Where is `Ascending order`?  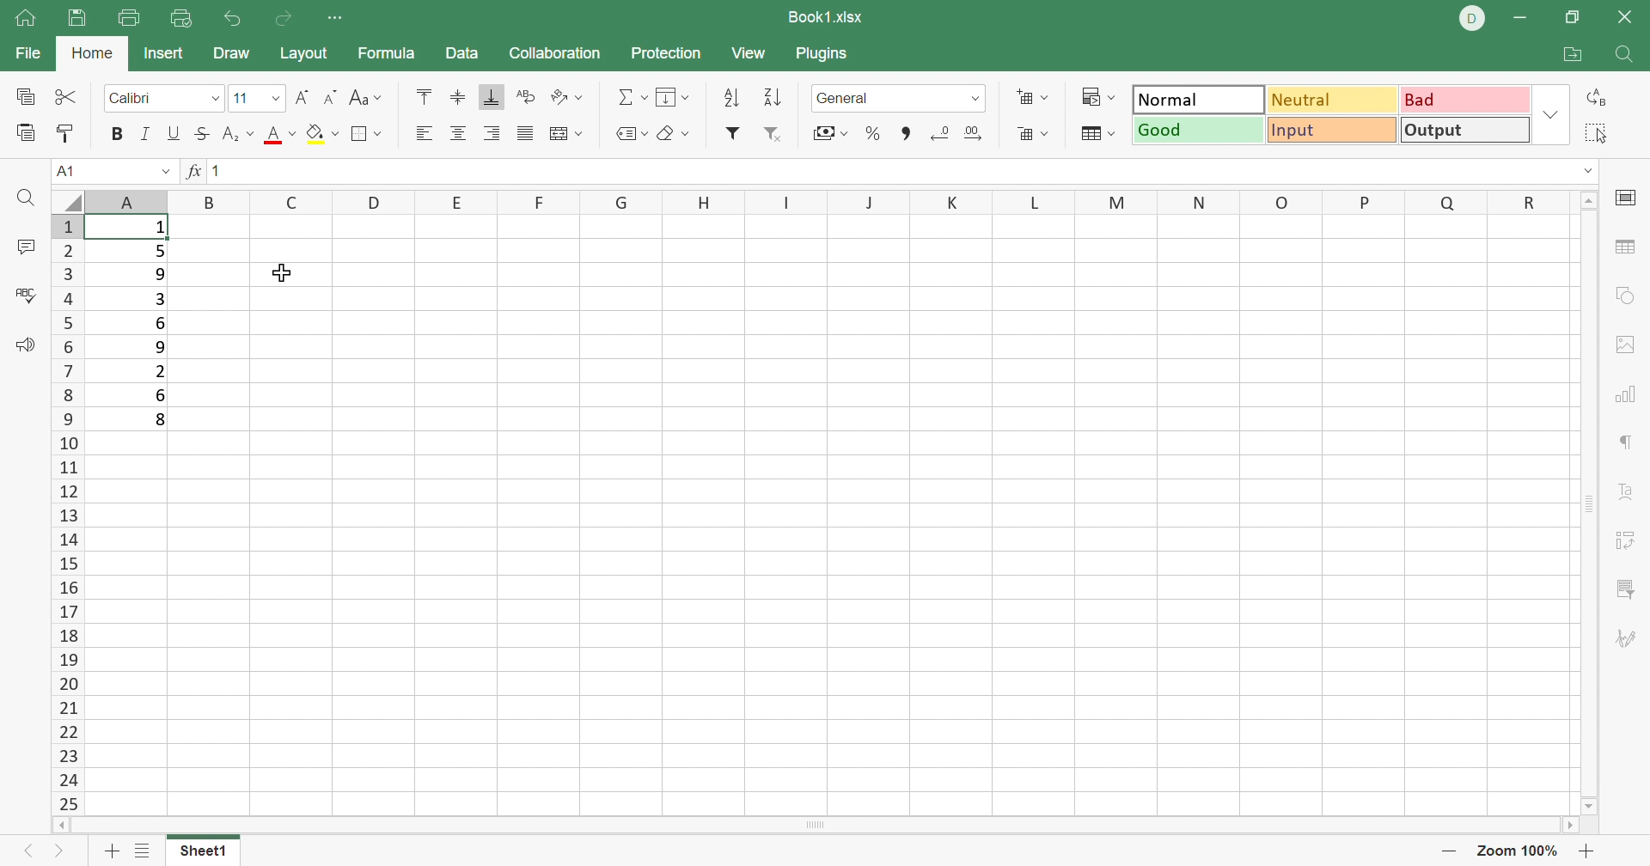
Ascending order is located at coordinates (731, 99).